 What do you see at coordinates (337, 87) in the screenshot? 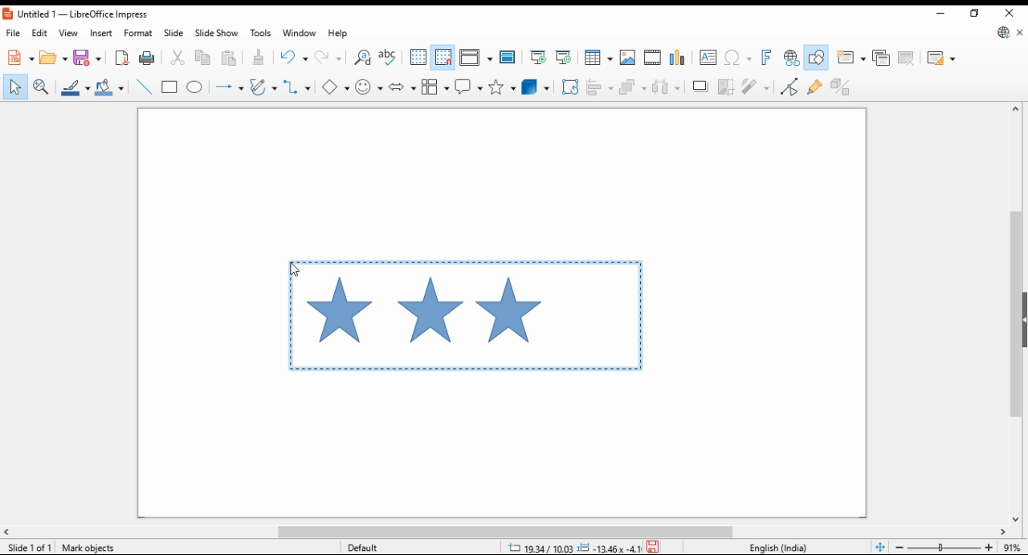
I see `simple shapes` at bounding box center [337, 87].